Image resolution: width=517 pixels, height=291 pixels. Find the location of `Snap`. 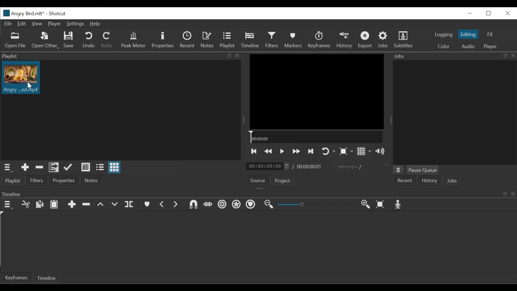

Snap is located at coordinates (193, 204).